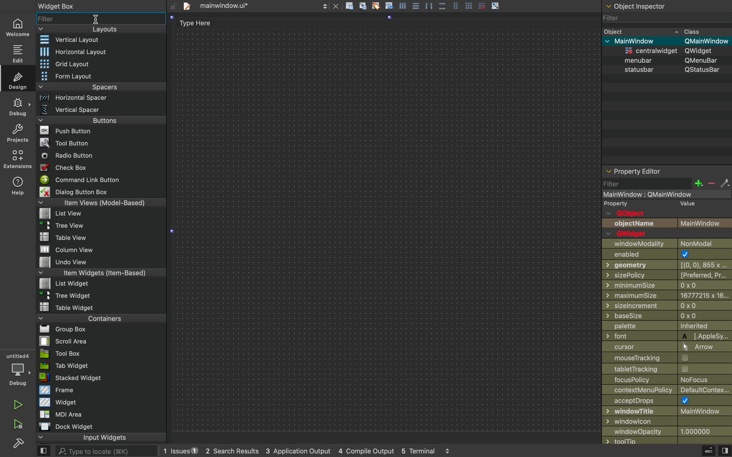  Describe the element at coordinates (77, 5) in the screenshot. I see `widget box` at that location.